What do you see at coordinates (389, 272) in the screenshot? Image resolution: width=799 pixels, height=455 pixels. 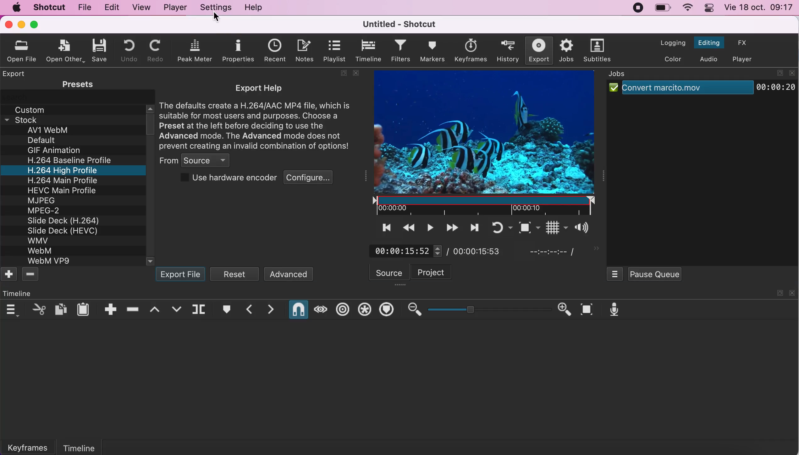 I see `source` at bounding box center [389, 272].